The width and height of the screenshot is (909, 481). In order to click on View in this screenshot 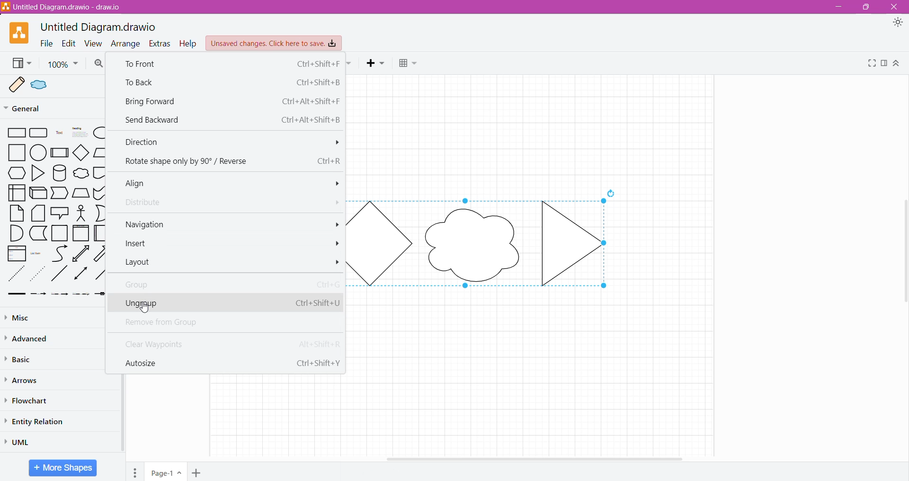, I will do `click(21, 63)`.